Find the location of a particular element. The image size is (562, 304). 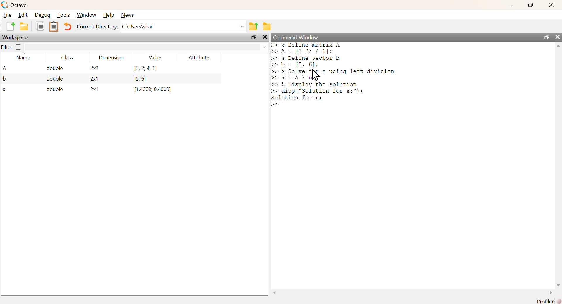

close is located at coordinates (551, 5).